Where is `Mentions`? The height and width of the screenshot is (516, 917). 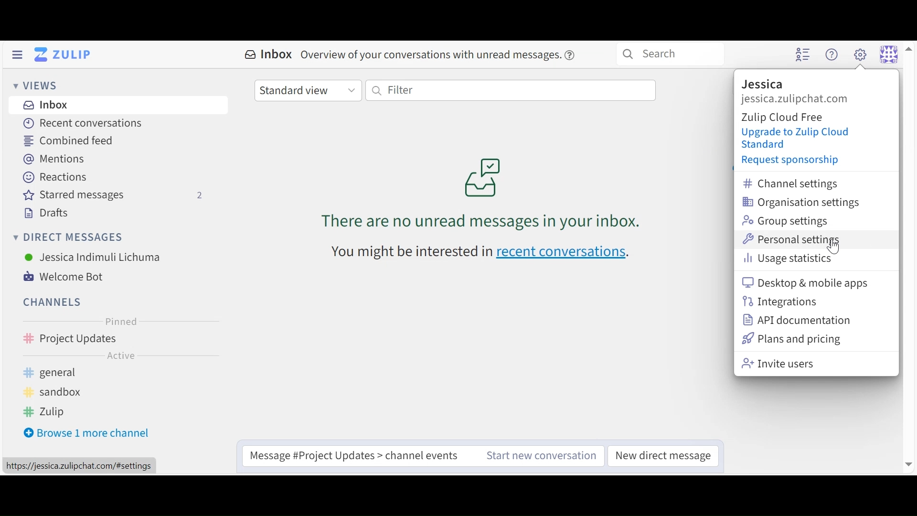
Mentions is located at coordinates (55, 159).